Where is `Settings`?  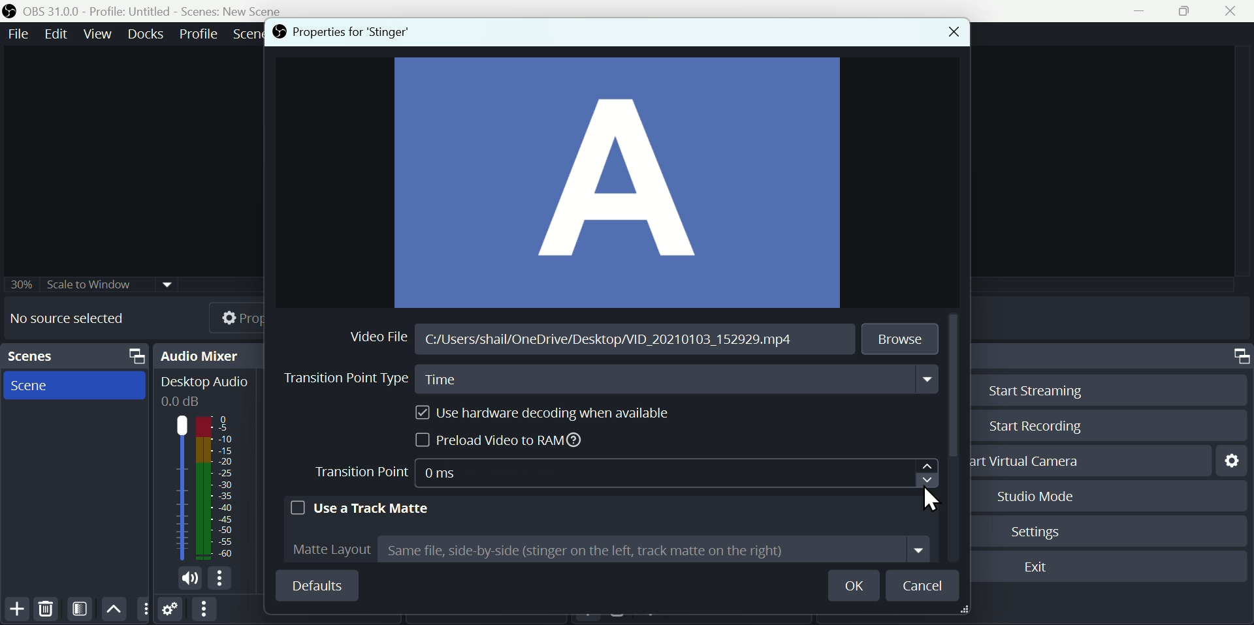 Settings is located at coordinates (1040, 530).